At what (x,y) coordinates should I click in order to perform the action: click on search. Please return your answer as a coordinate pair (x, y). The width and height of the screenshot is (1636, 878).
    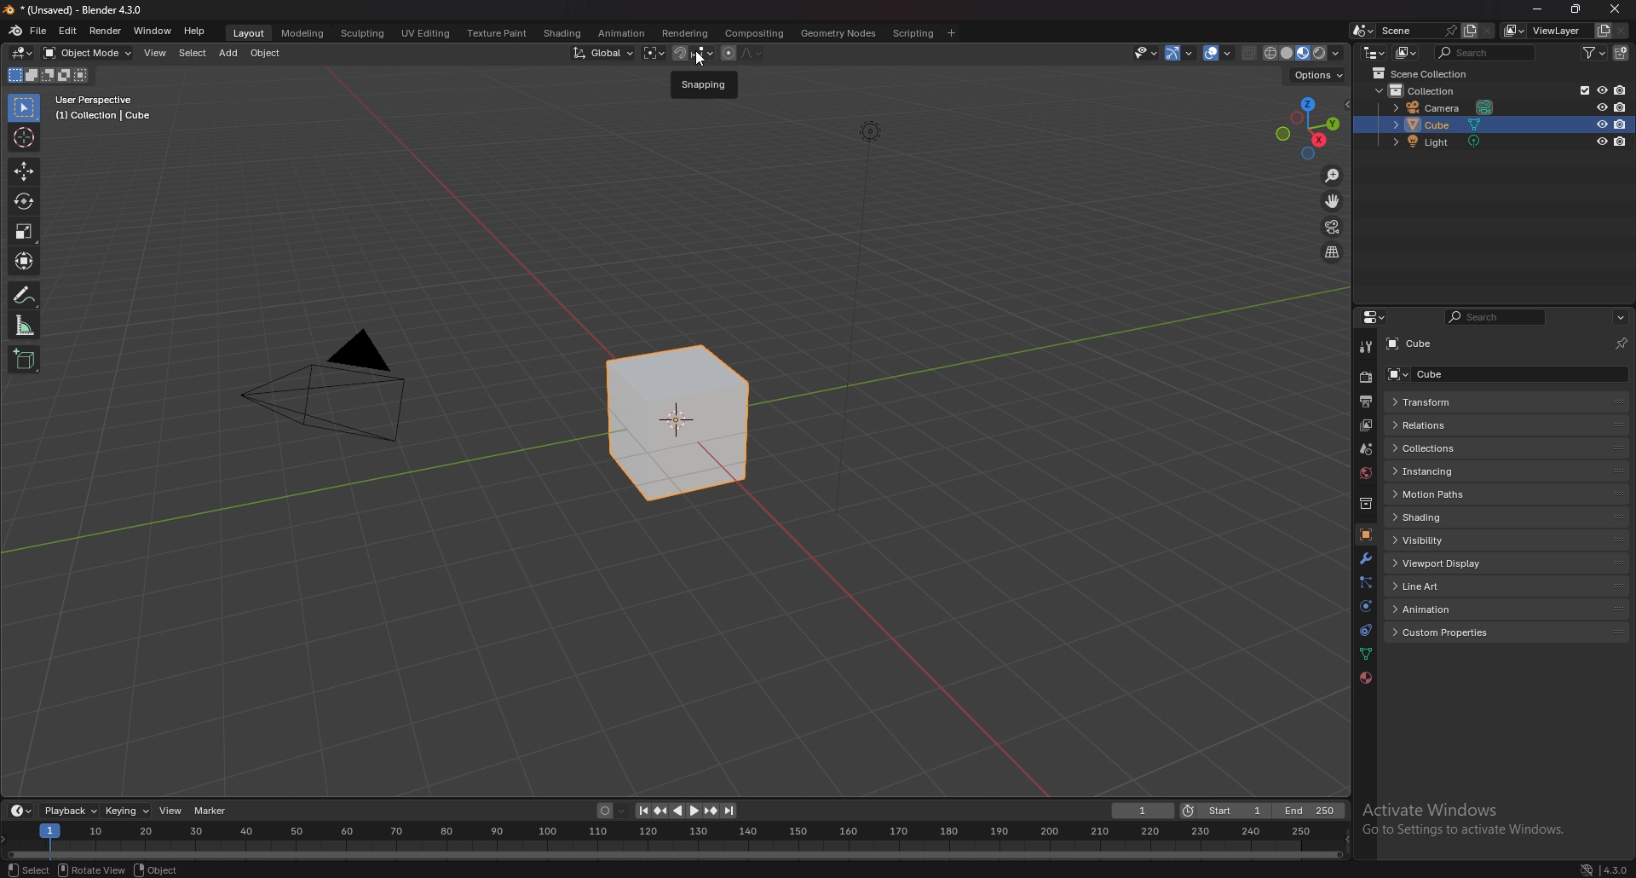
    Looking at the image, I should click on (1487, 52).